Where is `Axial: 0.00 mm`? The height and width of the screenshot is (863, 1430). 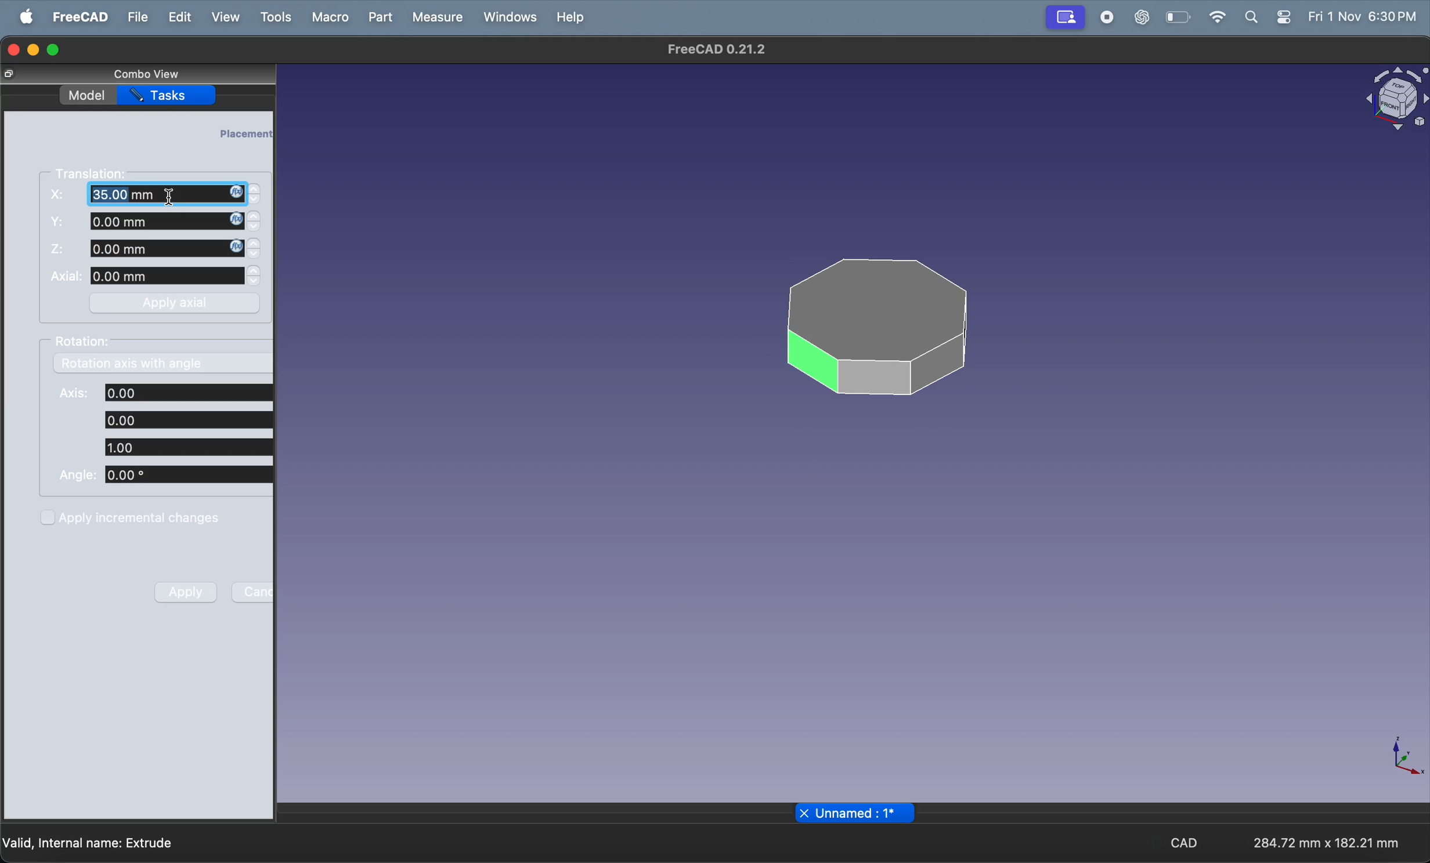 Axial: 0.00 mm is located at coordinates (146, 277).